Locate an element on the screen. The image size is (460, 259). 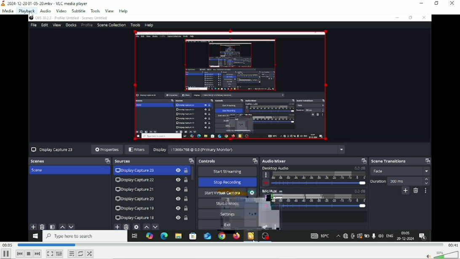
Random is located at coordinates (89, 254).